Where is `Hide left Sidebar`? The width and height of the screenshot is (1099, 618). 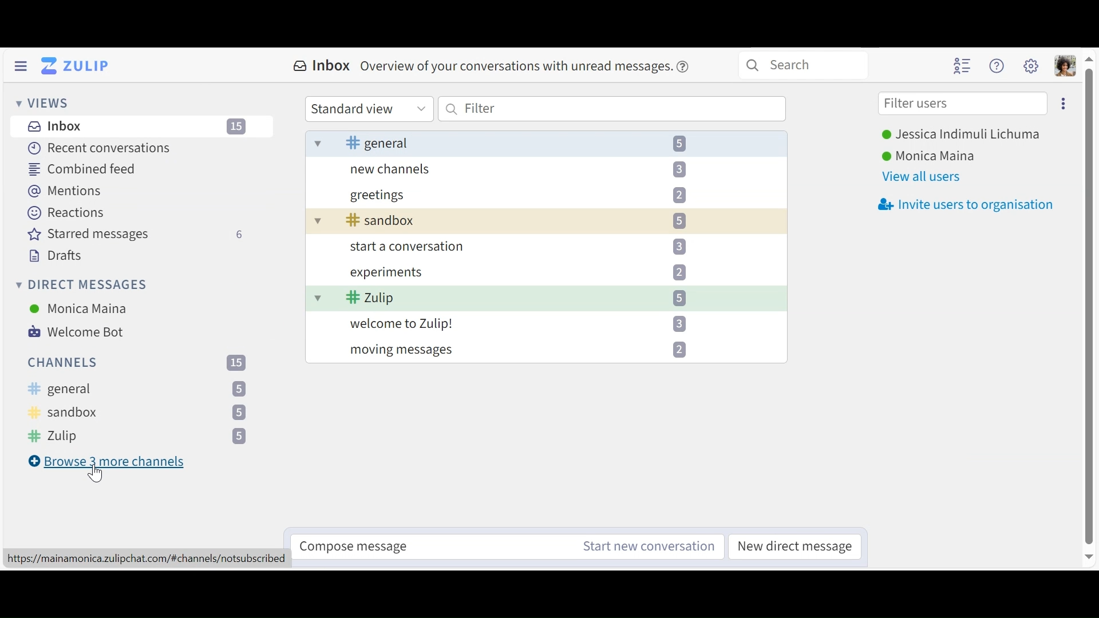
Hide left Sidebar is located at coordinates (19, 65).